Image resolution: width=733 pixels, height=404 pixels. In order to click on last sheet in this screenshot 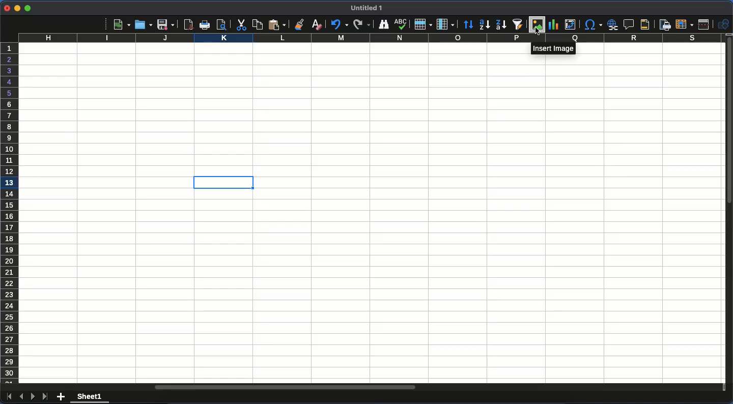, I will do `click(46, 397)`.